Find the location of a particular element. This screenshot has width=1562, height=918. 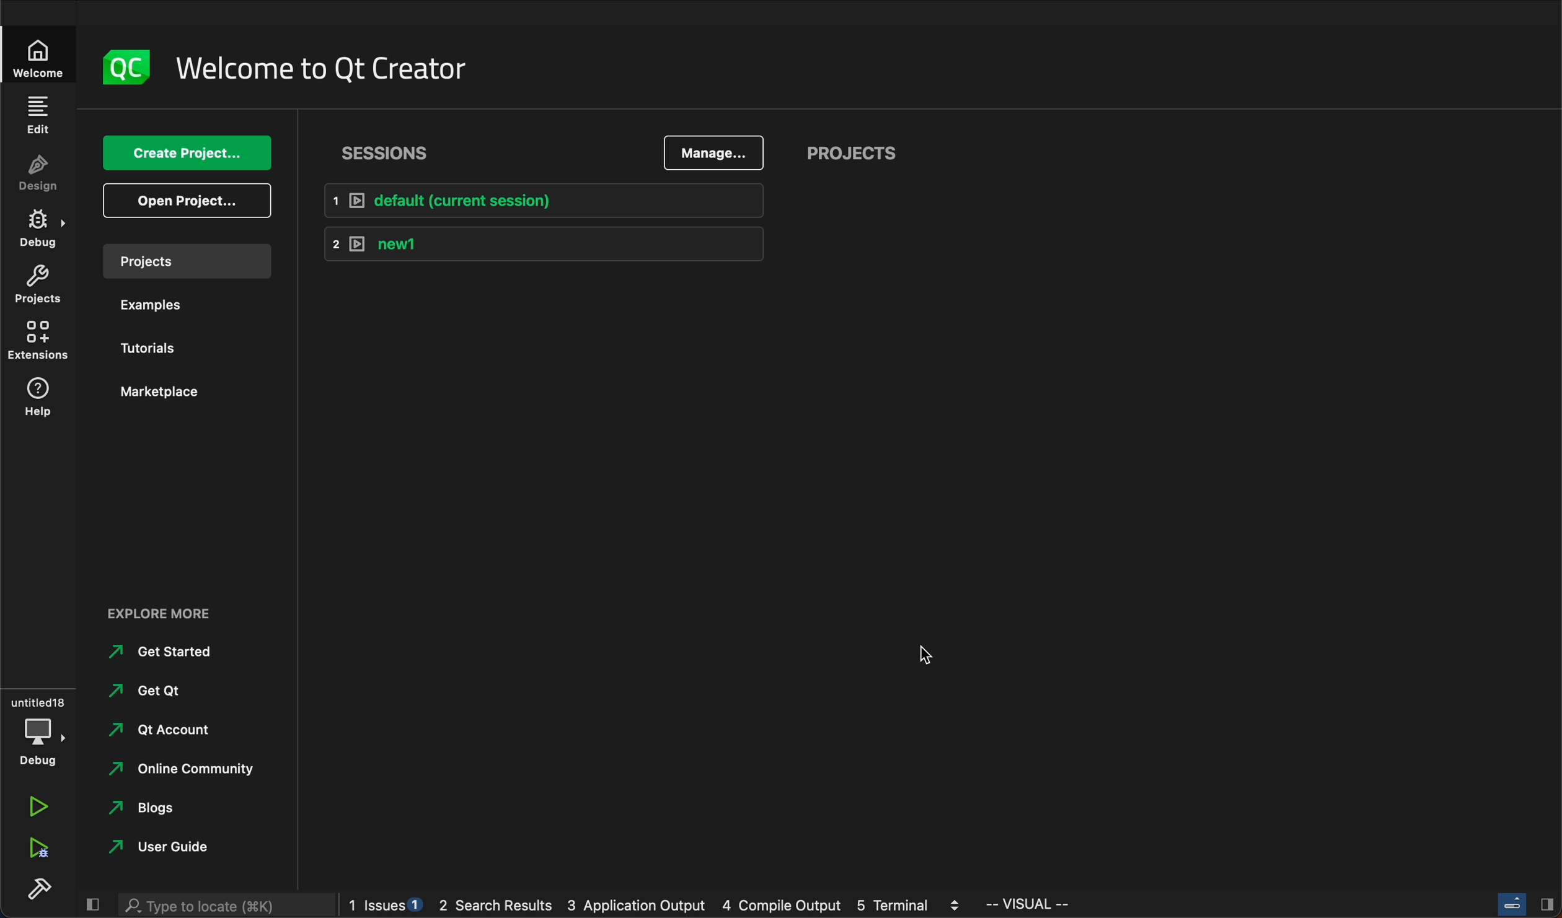

cursor is located at coordinates (925, 655).